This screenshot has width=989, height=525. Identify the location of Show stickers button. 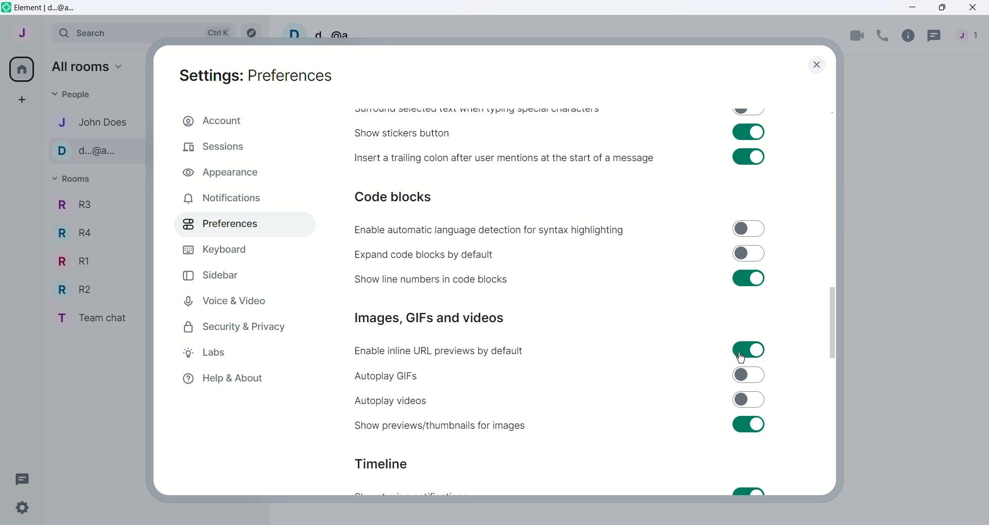
(402, 133).